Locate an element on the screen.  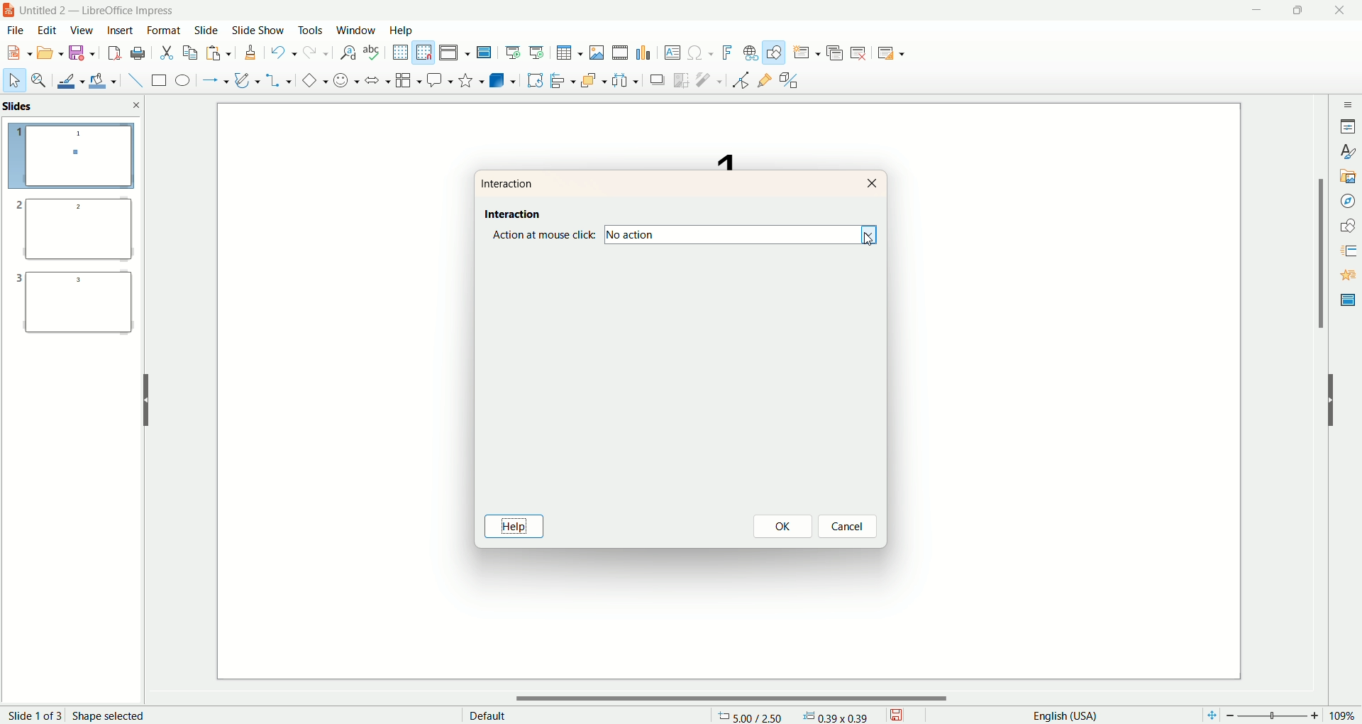
slide 1 is located at coordinates (72, 158).